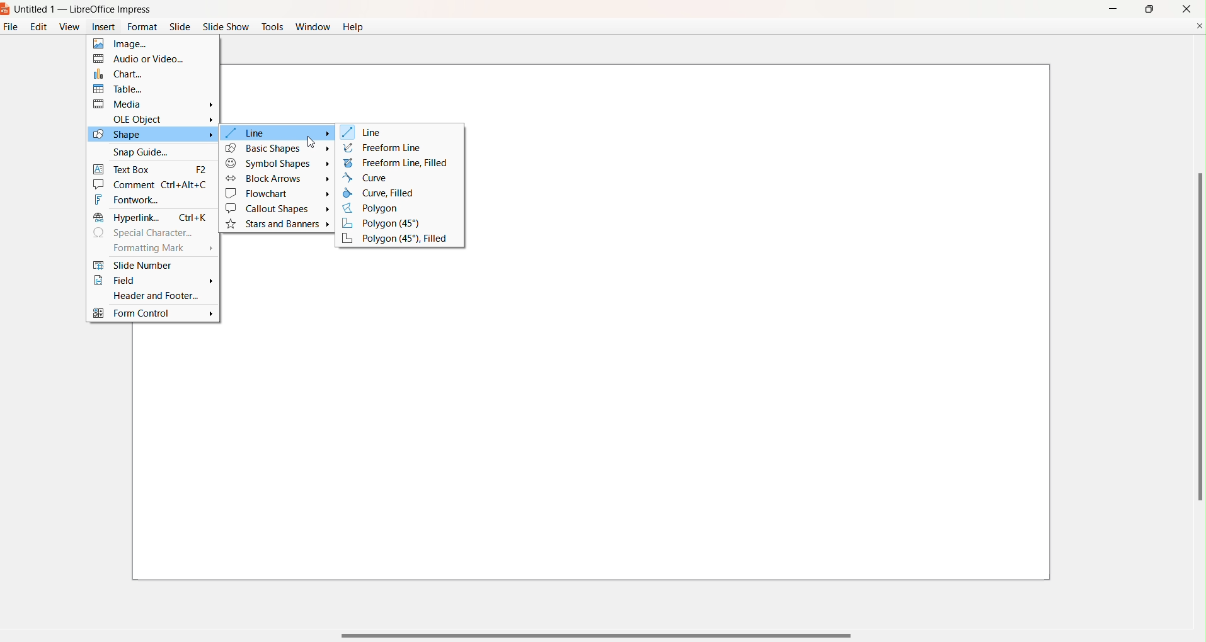 The width and height of the screenshot is (1206, 642). What do you see at coordinates (370, 177) in the screenshot?
I see `Curve` at bounding box center [370, 177].